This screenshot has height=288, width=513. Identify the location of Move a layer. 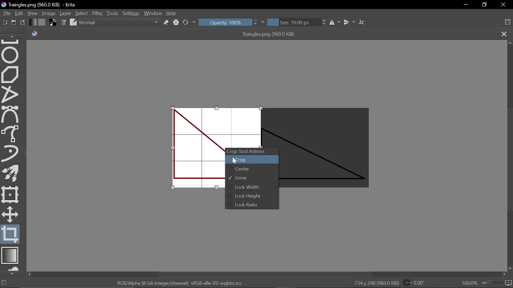
(9, 214).